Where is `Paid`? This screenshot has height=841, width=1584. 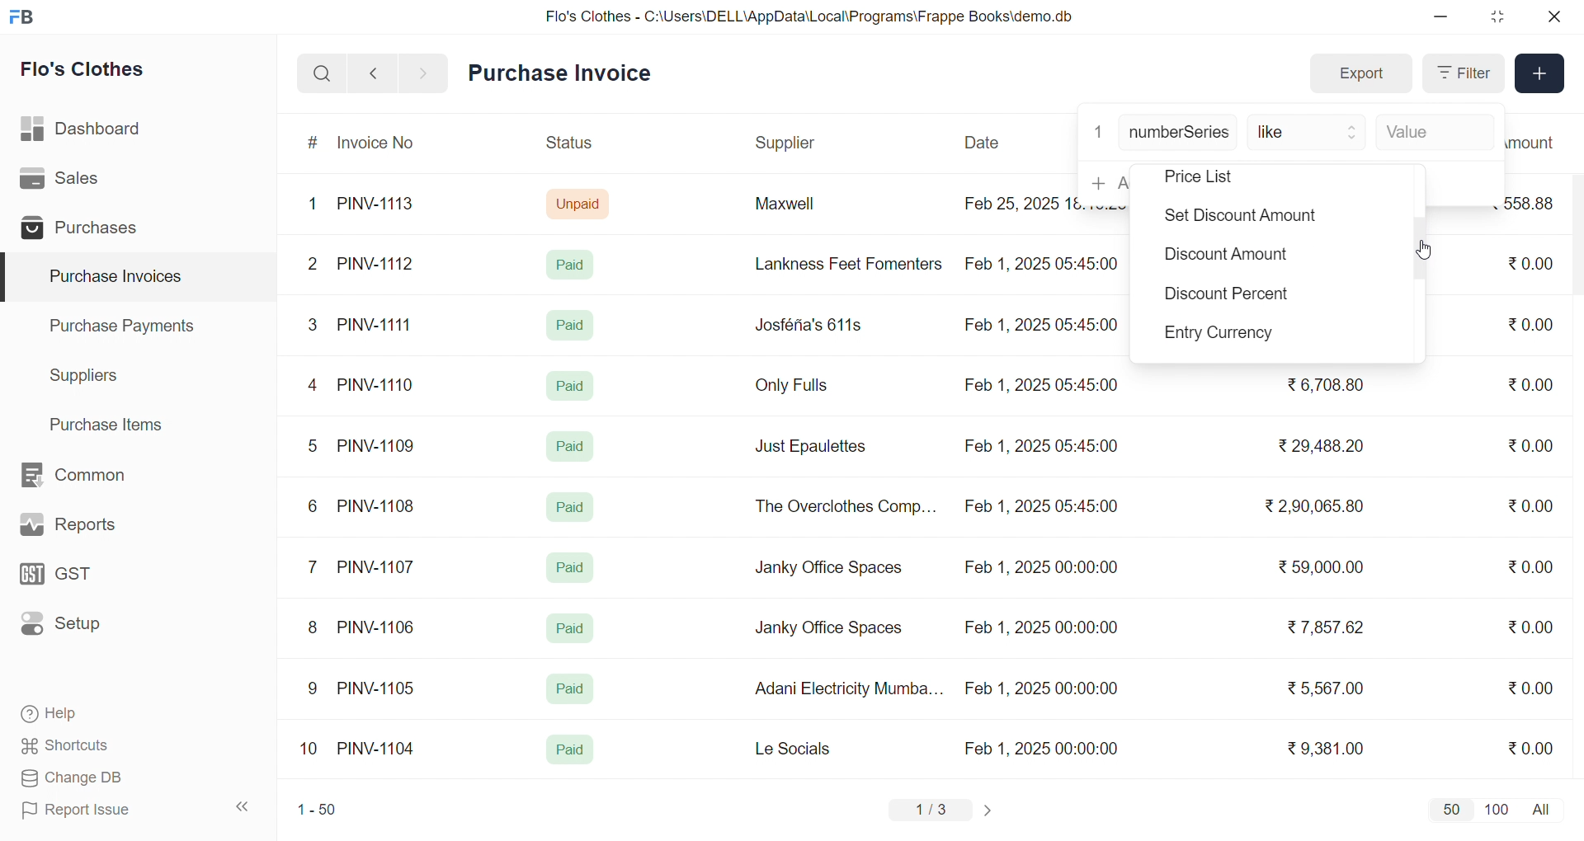
Paid is located at coordinates (568, 689).